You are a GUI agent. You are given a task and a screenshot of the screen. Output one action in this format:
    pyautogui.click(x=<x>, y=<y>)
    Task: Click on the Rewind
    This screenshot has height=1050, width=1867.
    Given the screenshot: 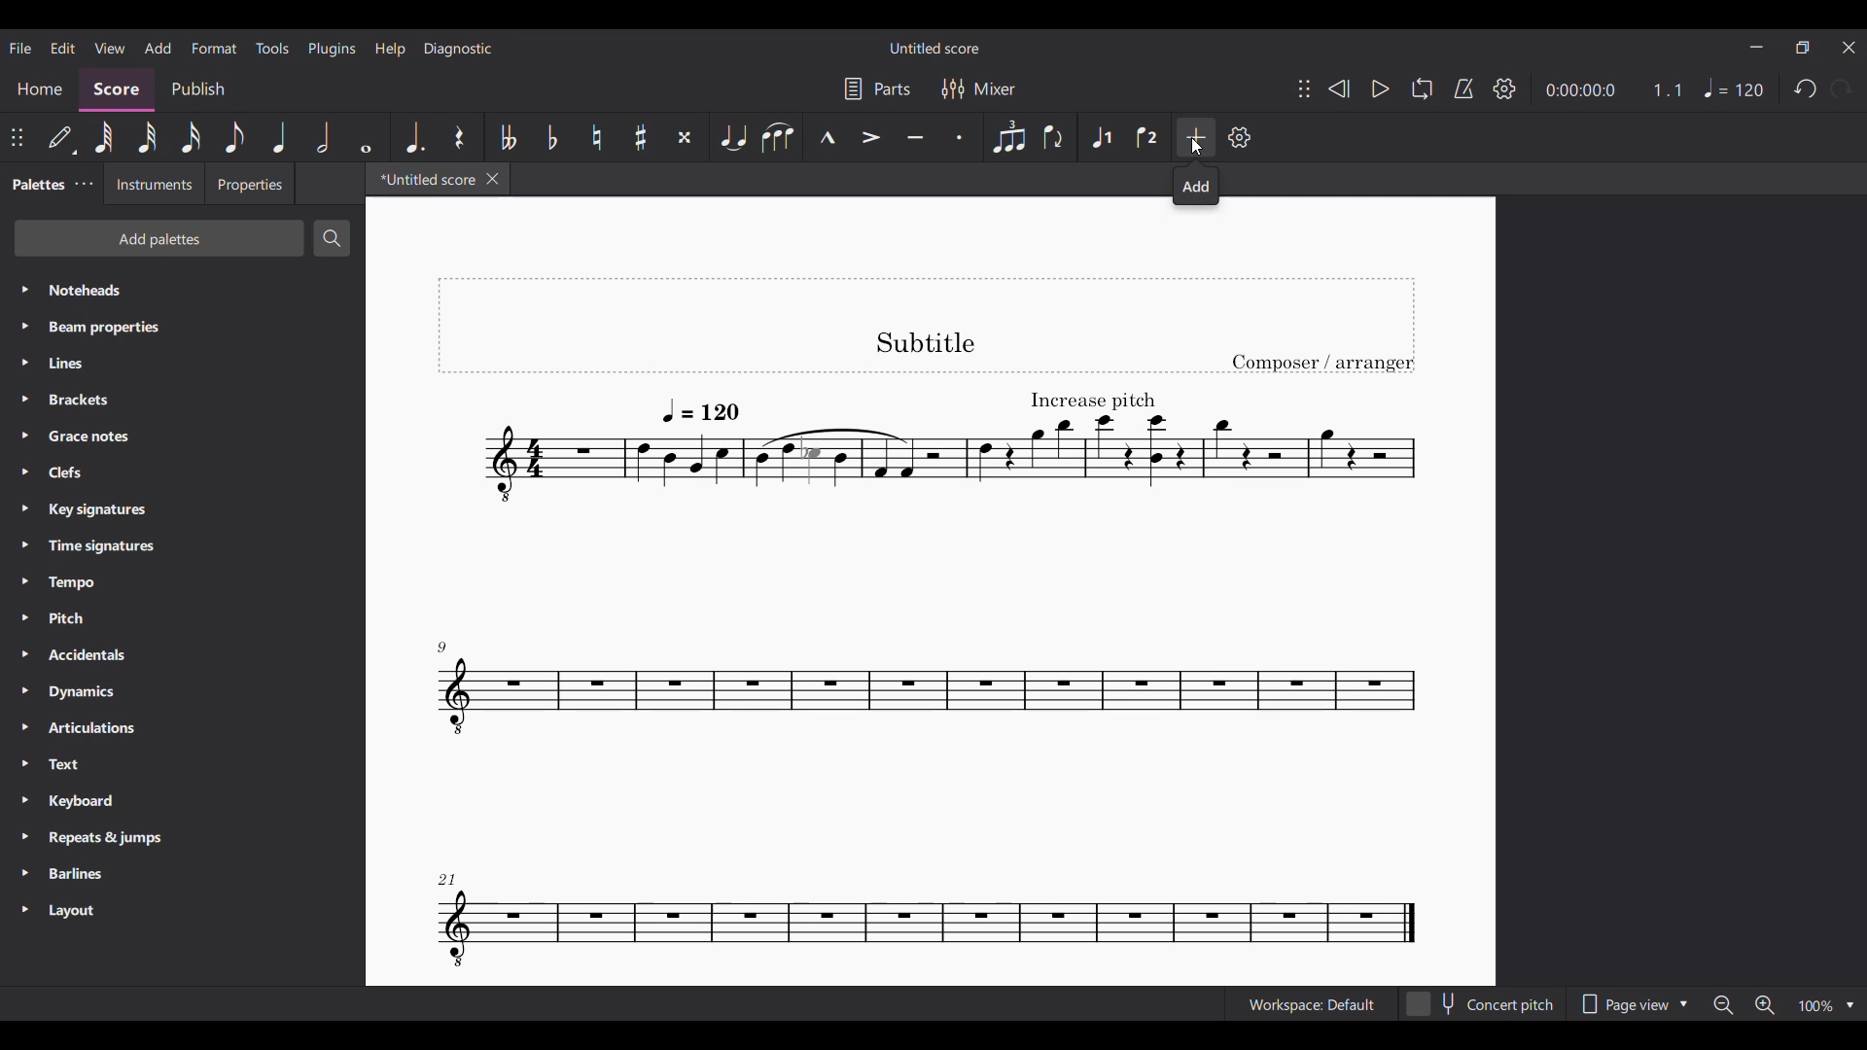 What is the action you would take?
    pyautogui.click(x=1338, y=88)
    